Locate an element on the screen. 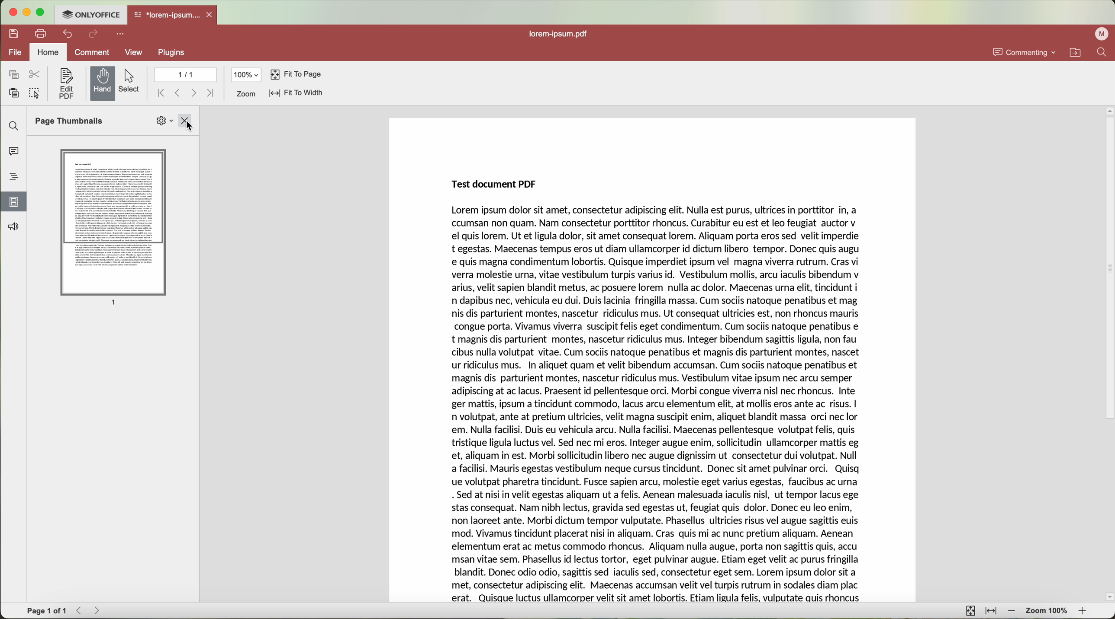 The image size is (1115, 619). 100% is located at coordinates (247, 75).